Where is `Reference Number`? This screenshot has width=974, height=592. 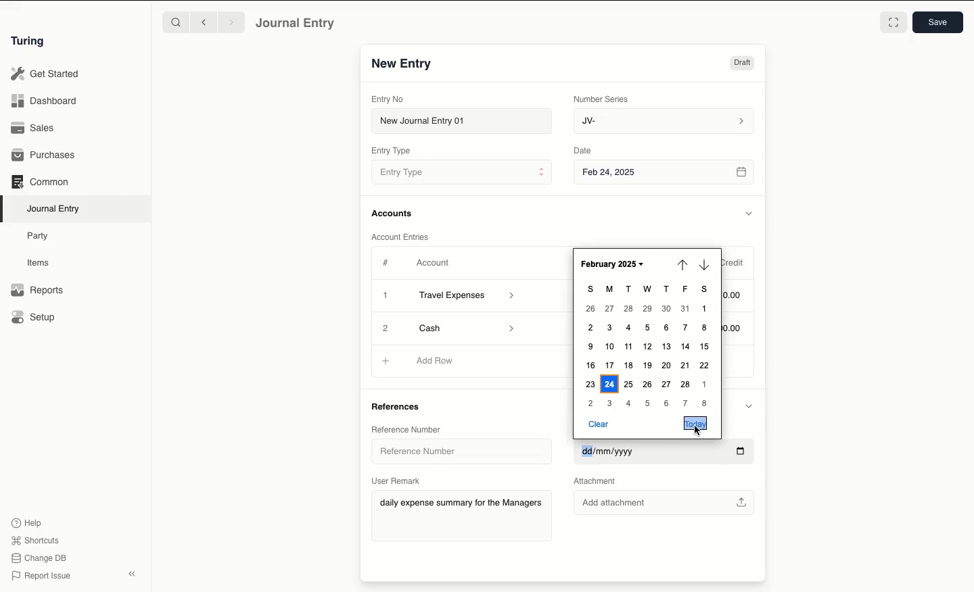 Reference Number is located at coordinates (453, 450).